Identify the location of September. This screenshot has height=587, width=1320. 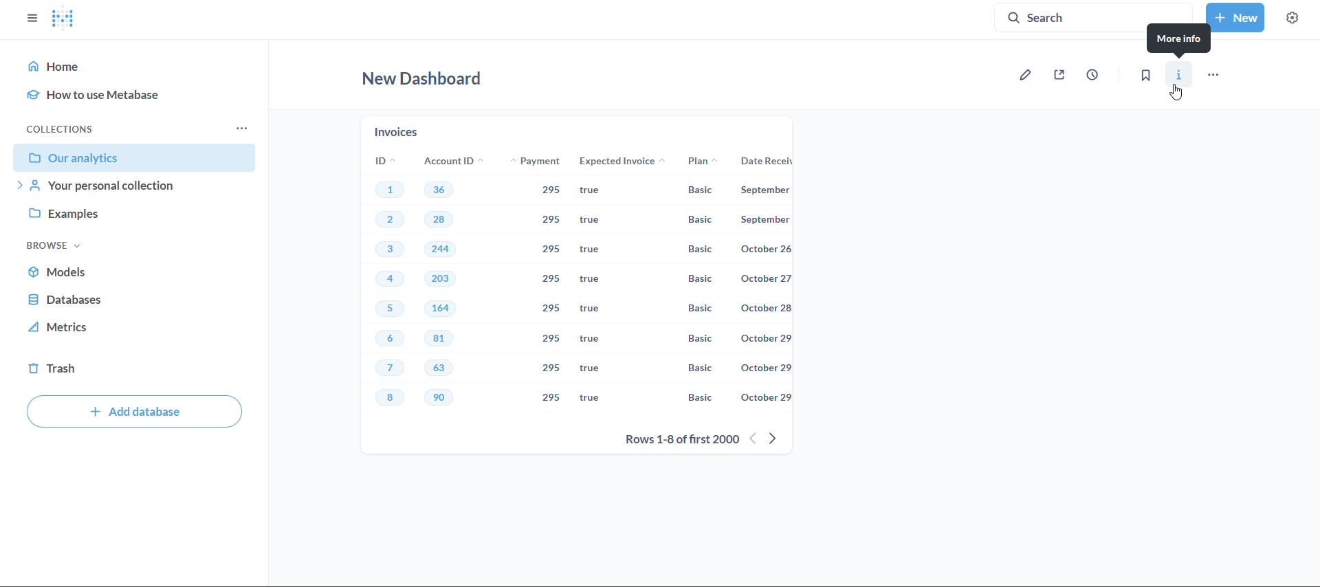
(771, 219).